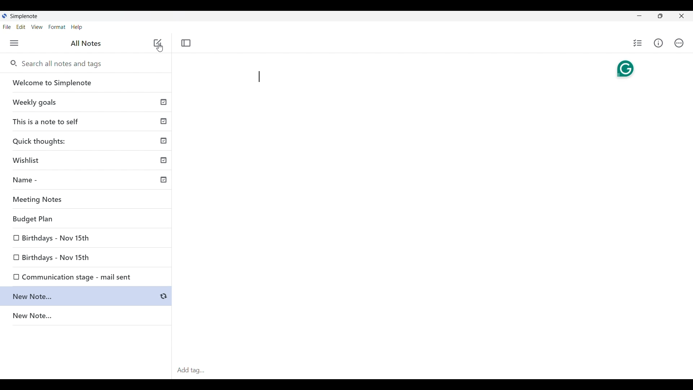 This screenshot has width=693, height=390. Describe the element at coordinates (86, 317) in the screenshot. I see `New Note..` at that location.